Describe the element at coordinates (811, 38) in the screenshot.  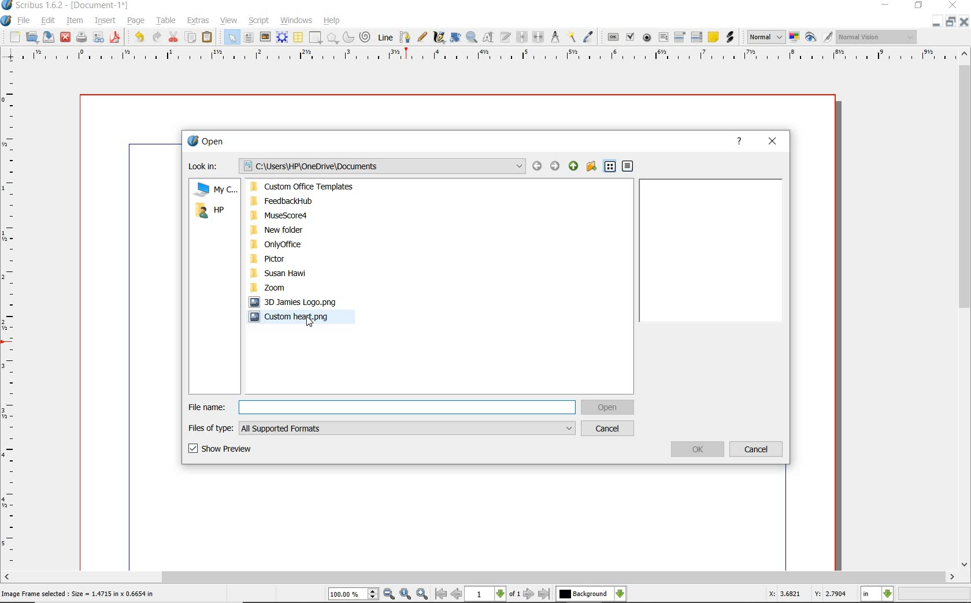
I see `preview mode` at that location.